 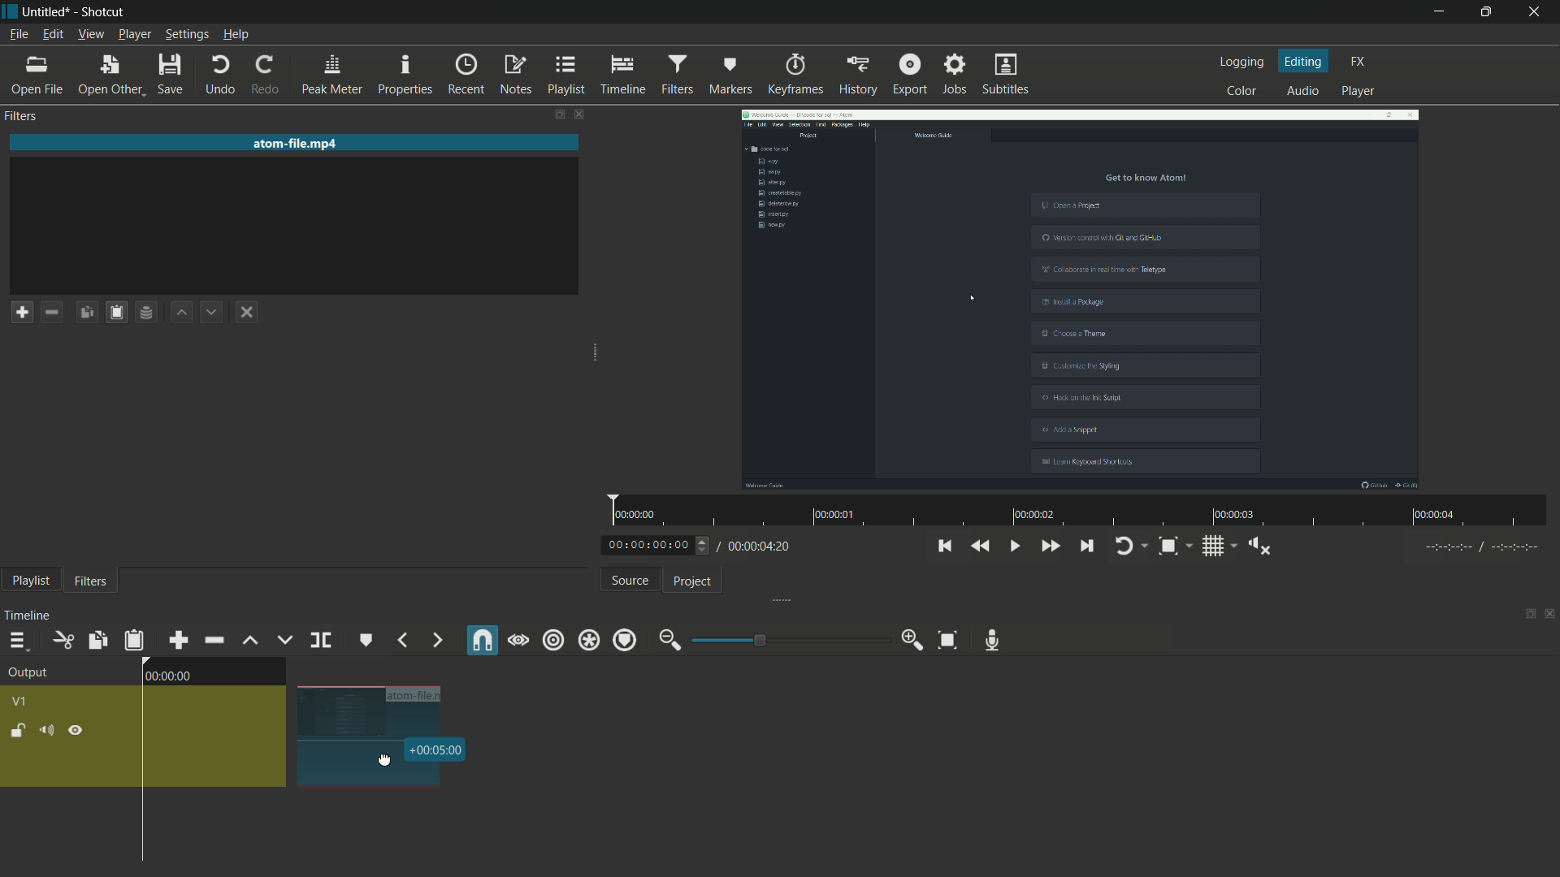 What do you see at coordinates (179, 640) in the screenshot?
I see `    ` at bounding box center [179, 640].